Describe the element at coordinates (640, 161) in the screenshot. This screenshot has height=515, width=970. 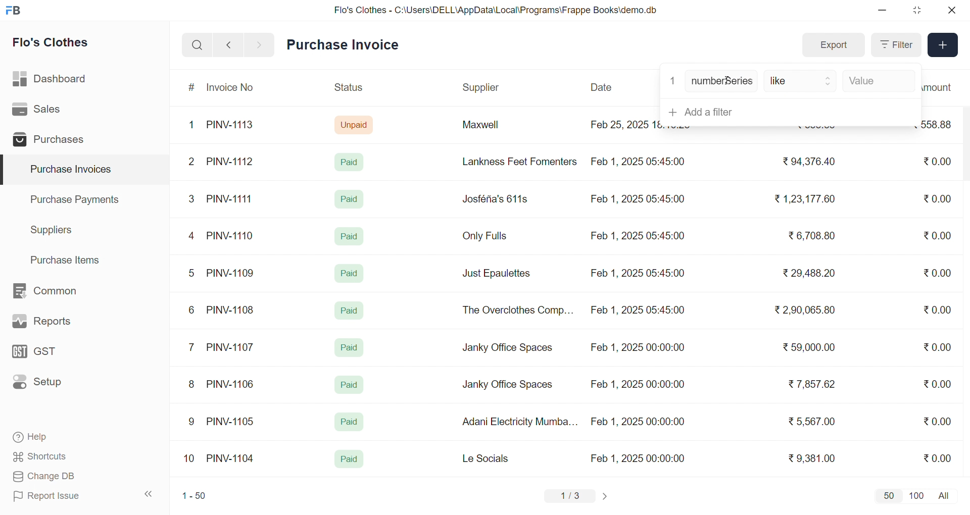
I see `Feb 1, 2025 05:45:00` at that location.